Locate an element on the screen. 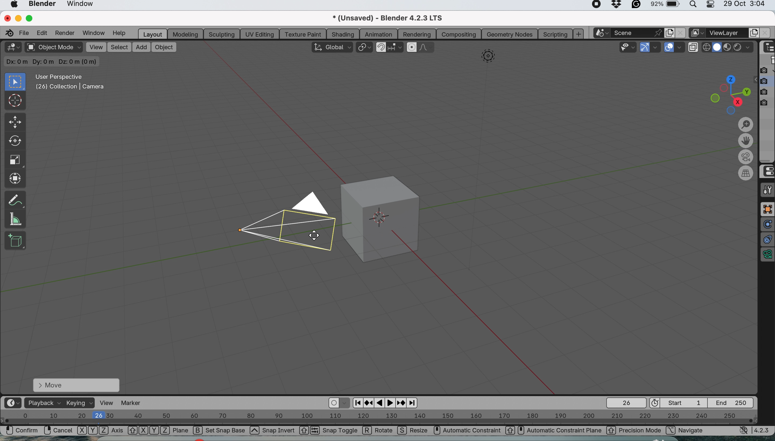  Automatic constraint is located at coordinates (473, 430).